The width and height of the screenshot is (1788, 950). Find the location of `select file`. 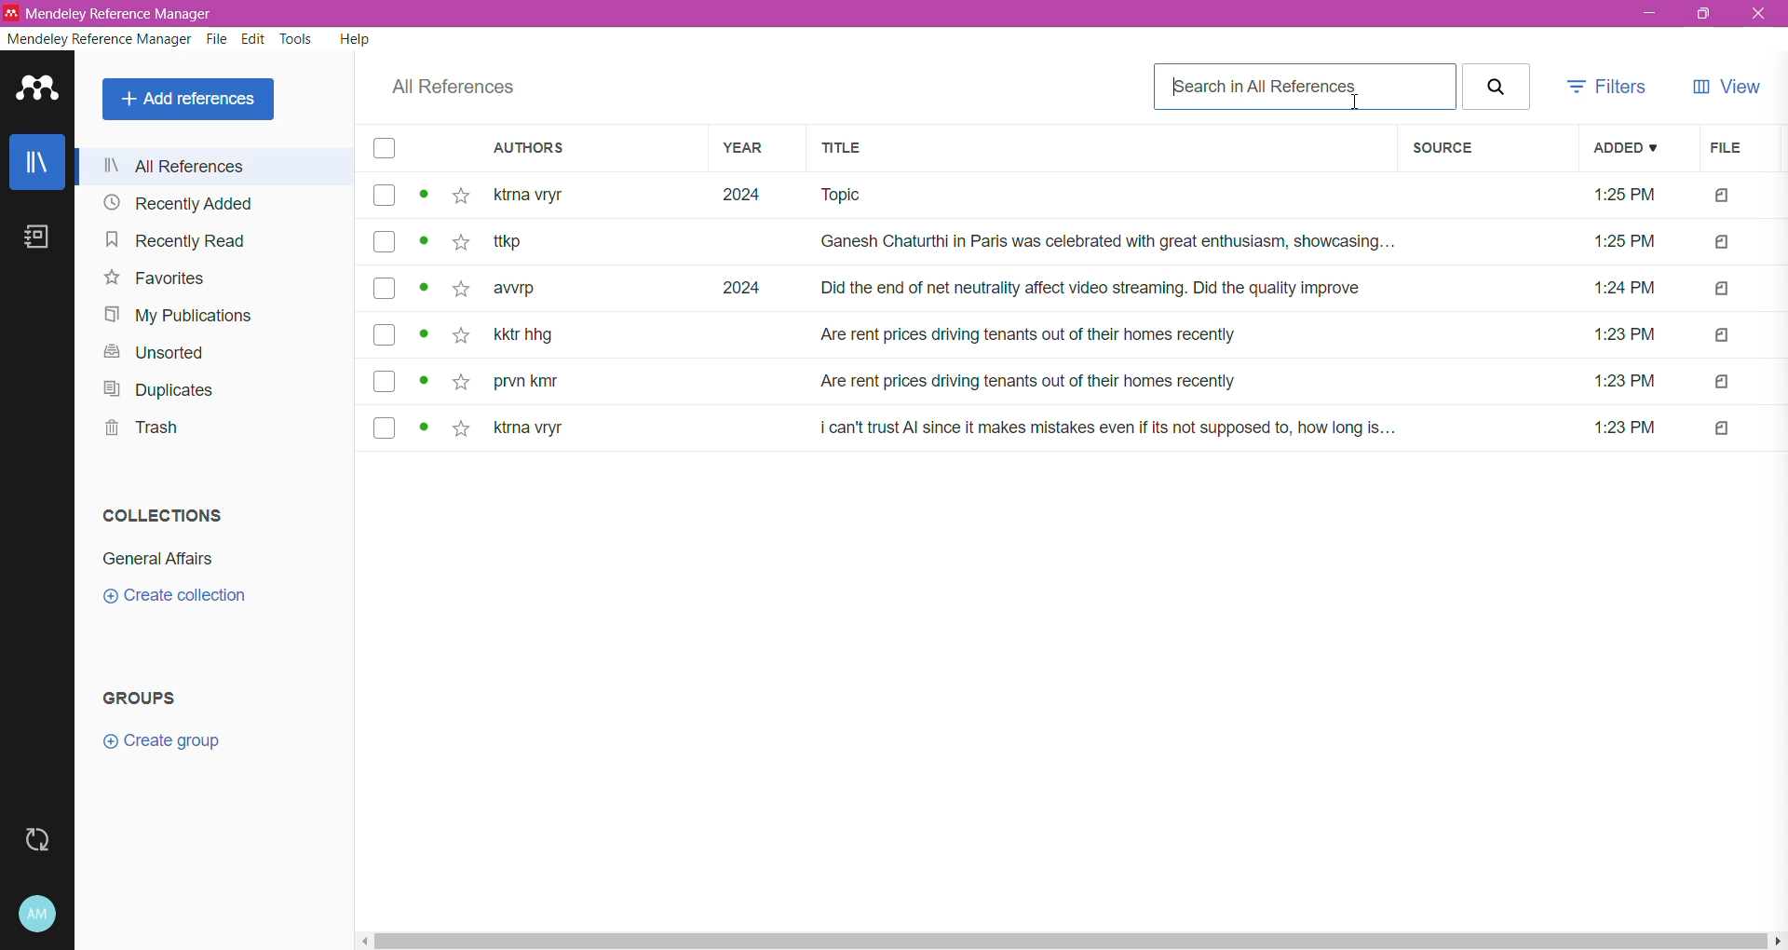

select file is located at coordinates (384, 336).